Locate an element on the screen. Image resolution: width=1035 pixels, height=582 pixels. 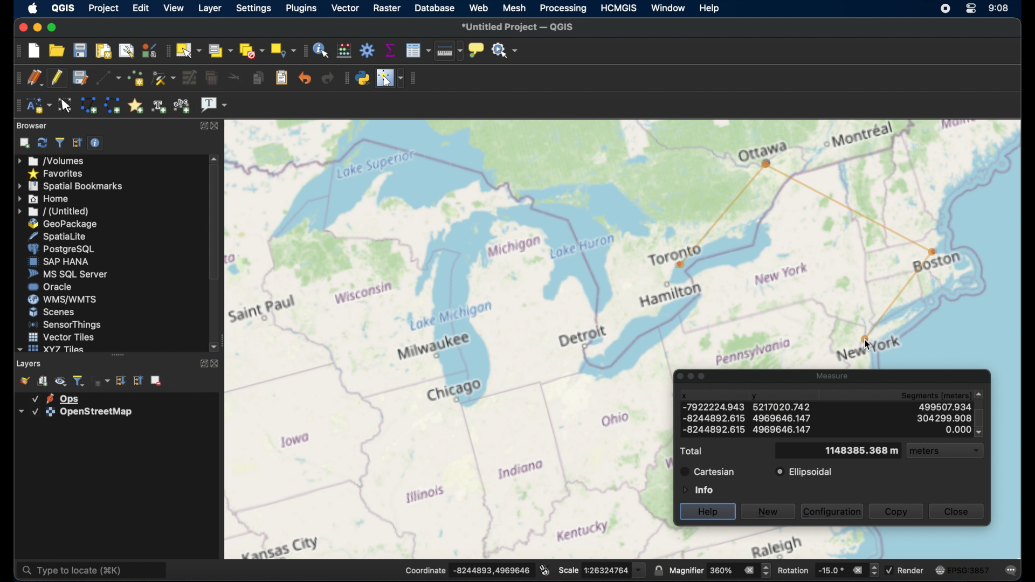
raster is located at coordinates (386, 8).